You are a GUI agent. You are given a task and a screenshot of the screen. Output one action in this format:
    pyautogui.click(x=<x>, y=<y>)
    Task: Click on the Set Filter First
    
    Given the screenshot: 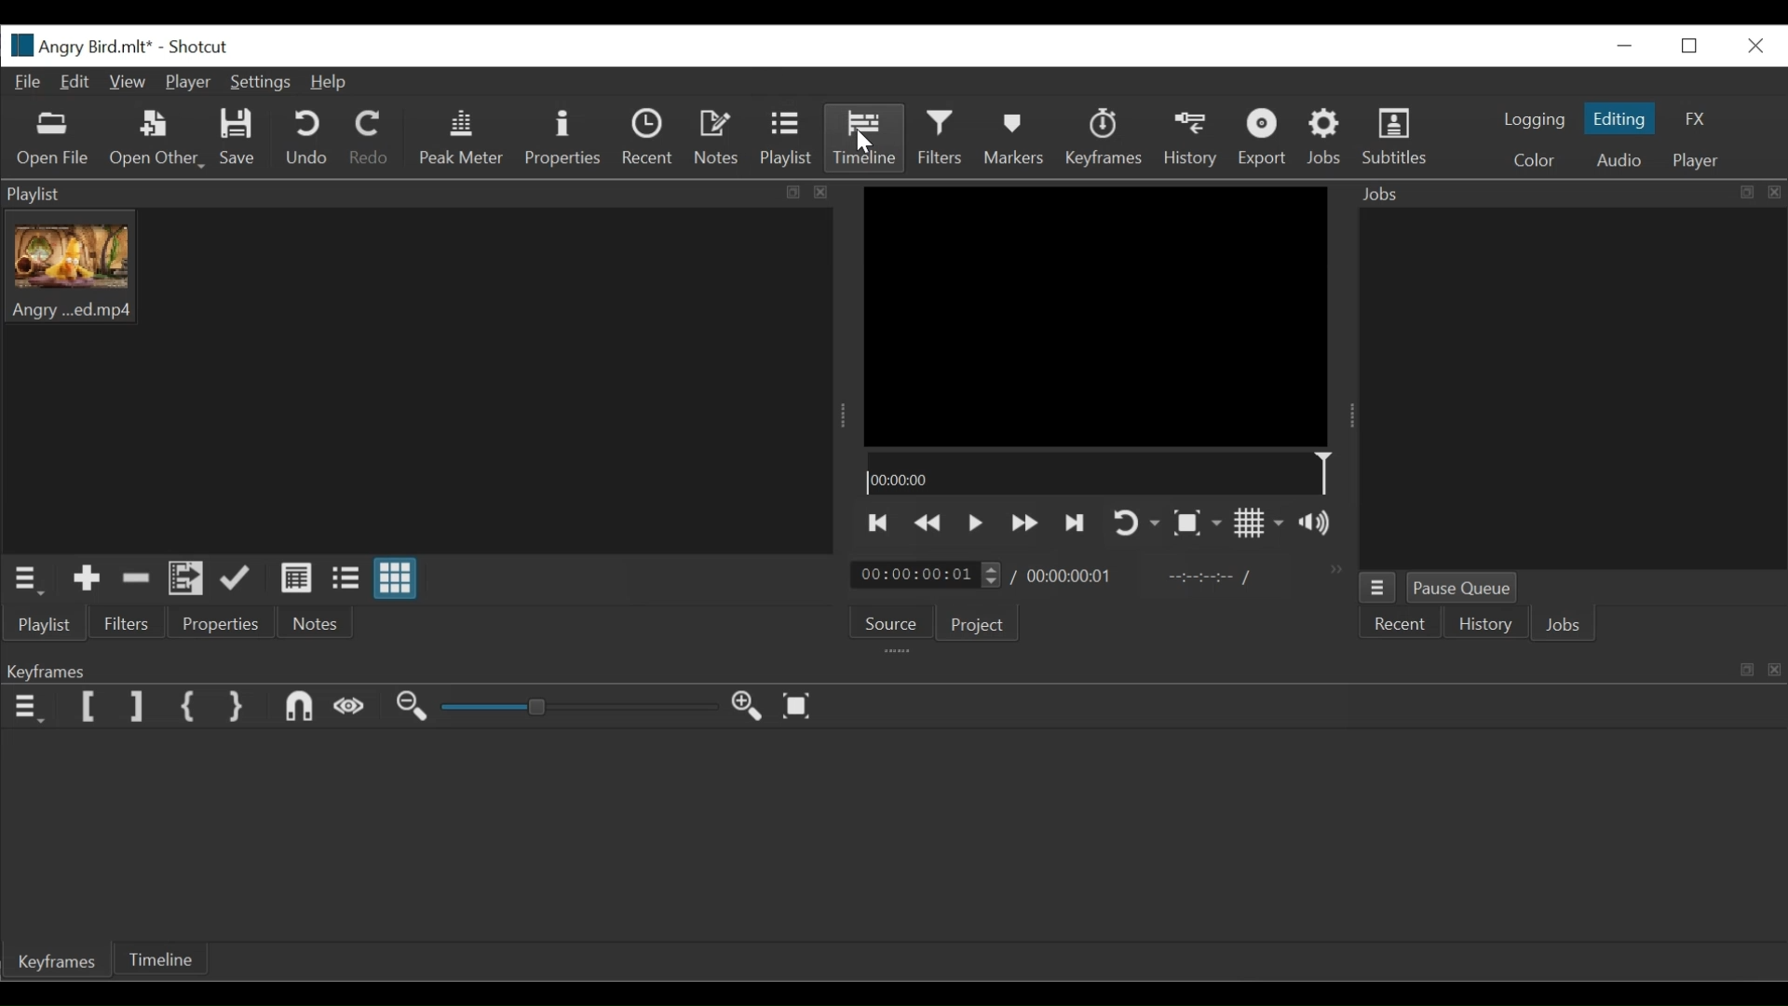 What is the action you would take?
    pyautogui.click(x=87, y=707)
    